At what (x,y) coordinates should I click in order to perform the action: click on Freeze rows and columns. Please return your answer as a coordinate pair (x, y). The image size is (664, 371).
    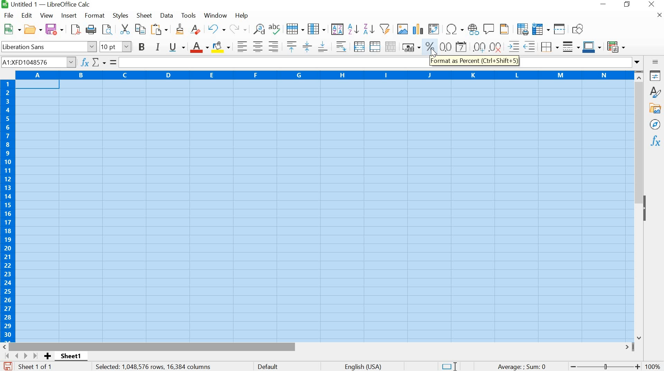
    Looking at the image, I should click on (540, 29).